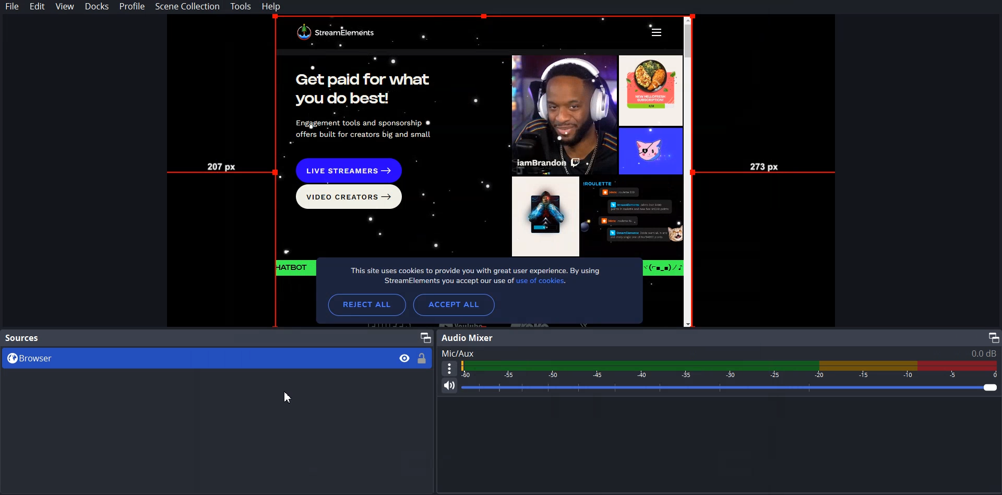 Image resolution: width=1002 pixels, height=495 pixels. Describe the element at coordinates (993, 337) in the screenshot. I see `Maximize` at that location.